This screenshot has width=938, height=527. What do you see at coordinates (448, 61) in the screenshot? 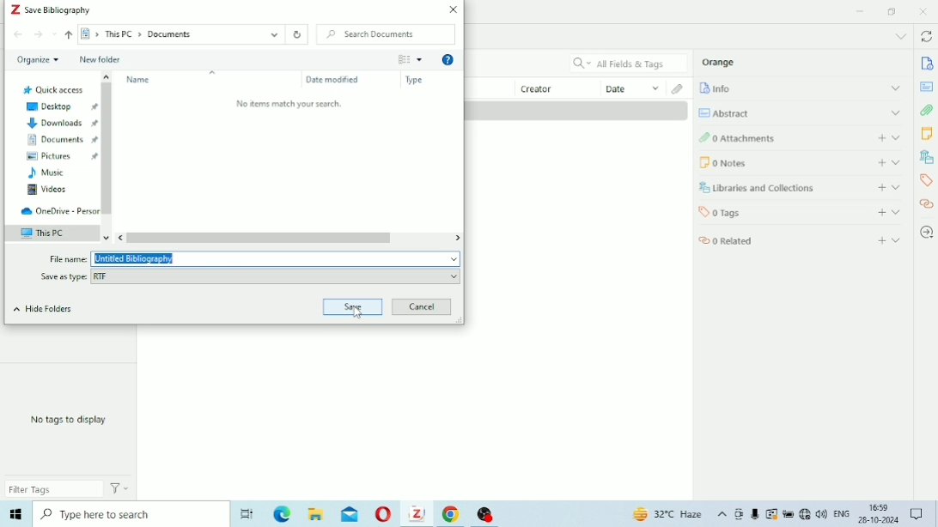
I see `Get Help` at bounding box center [448, 61].